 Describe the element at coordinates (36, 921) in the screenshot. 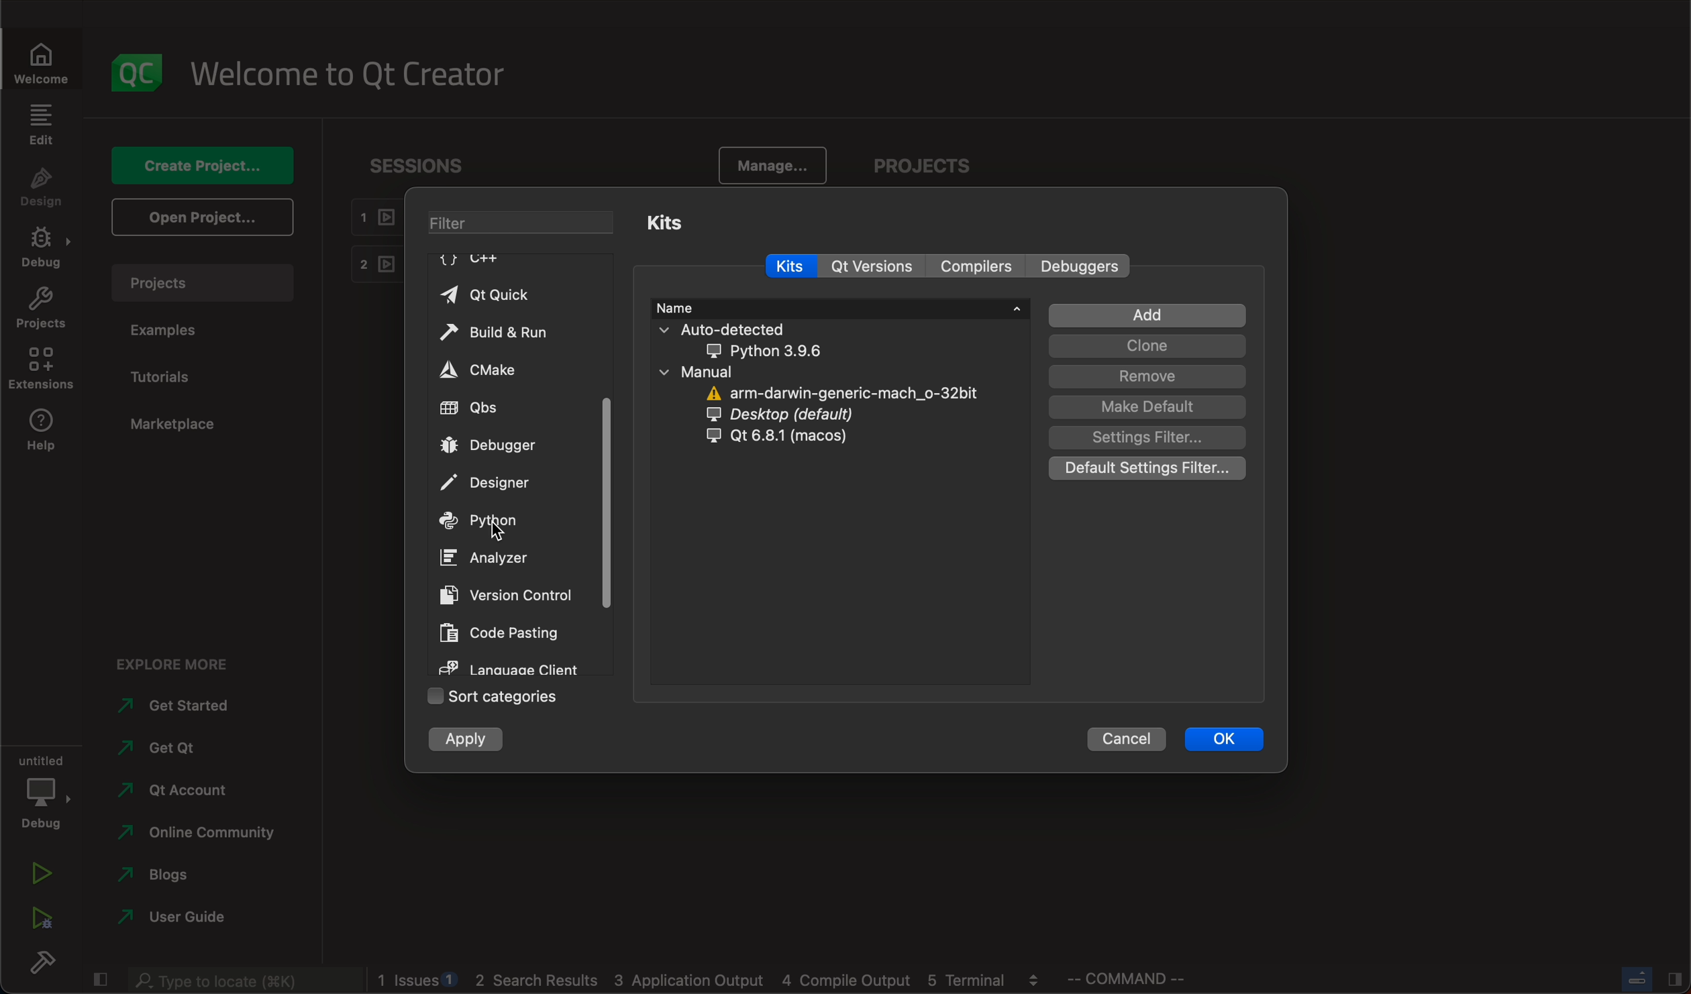

I see `run debug` at that location.